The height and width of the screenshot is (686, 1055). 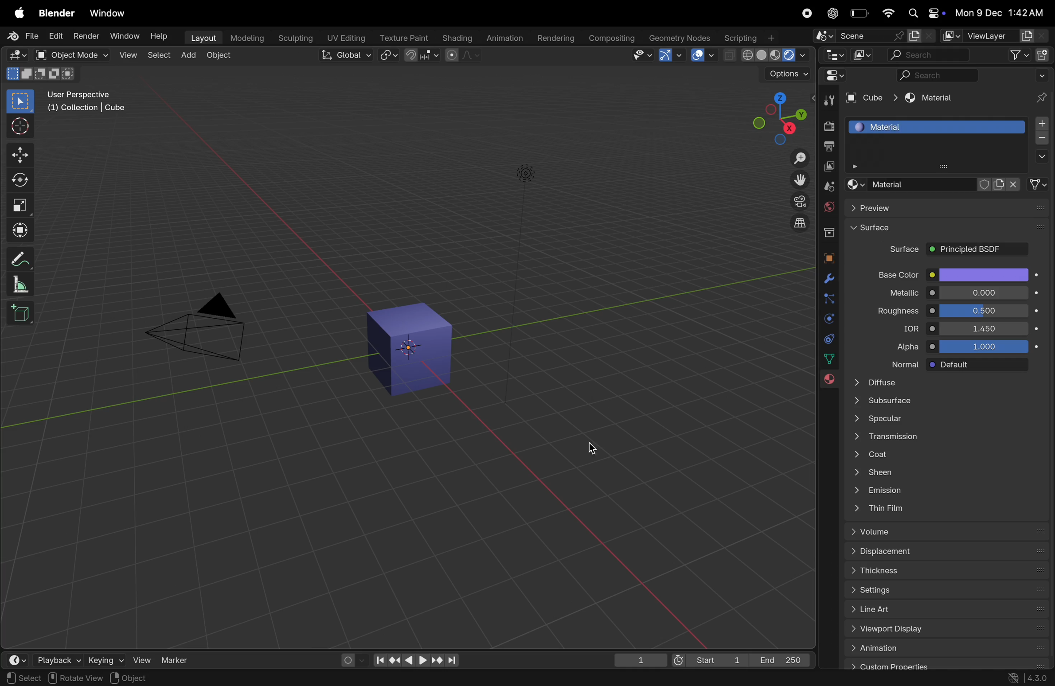 What do you see at coordinates (406, 38) in the screenshot?
I see `Texture paint` at bounding box center [406, 38].